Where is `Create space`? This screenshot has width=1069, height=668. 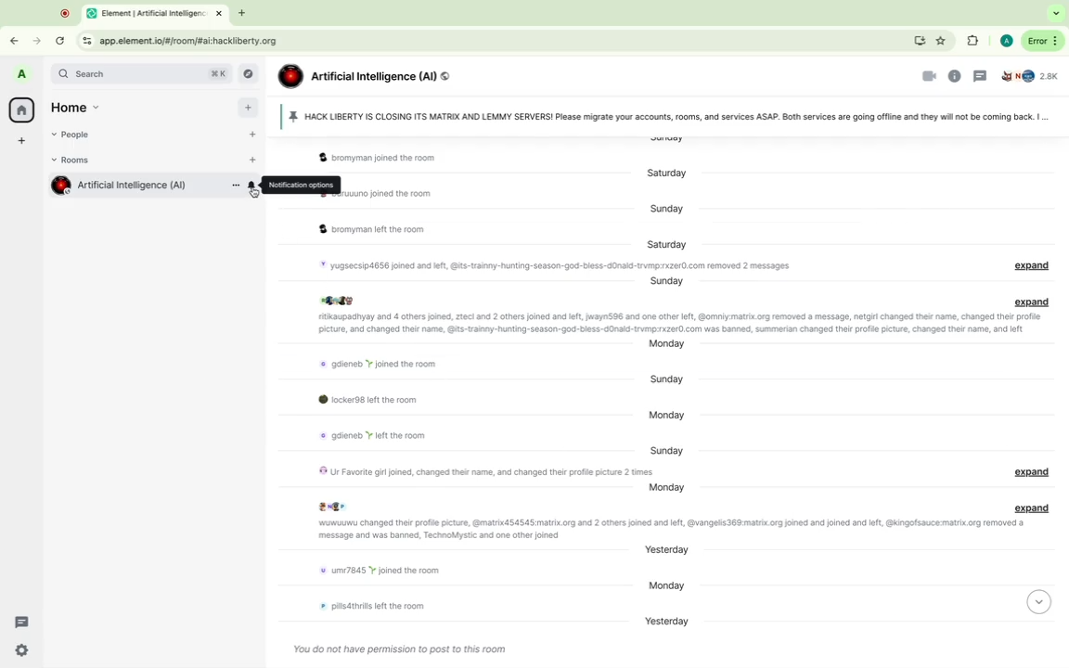 Create space is located at coordinates (22, 142).